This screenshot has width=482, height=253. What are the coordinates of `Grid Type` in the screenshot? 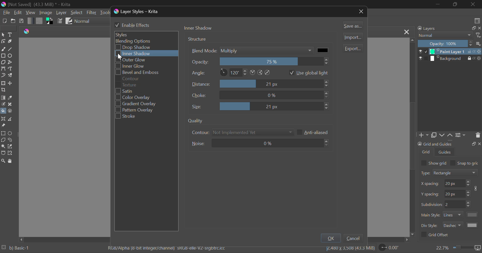 It's located at (450, 173).